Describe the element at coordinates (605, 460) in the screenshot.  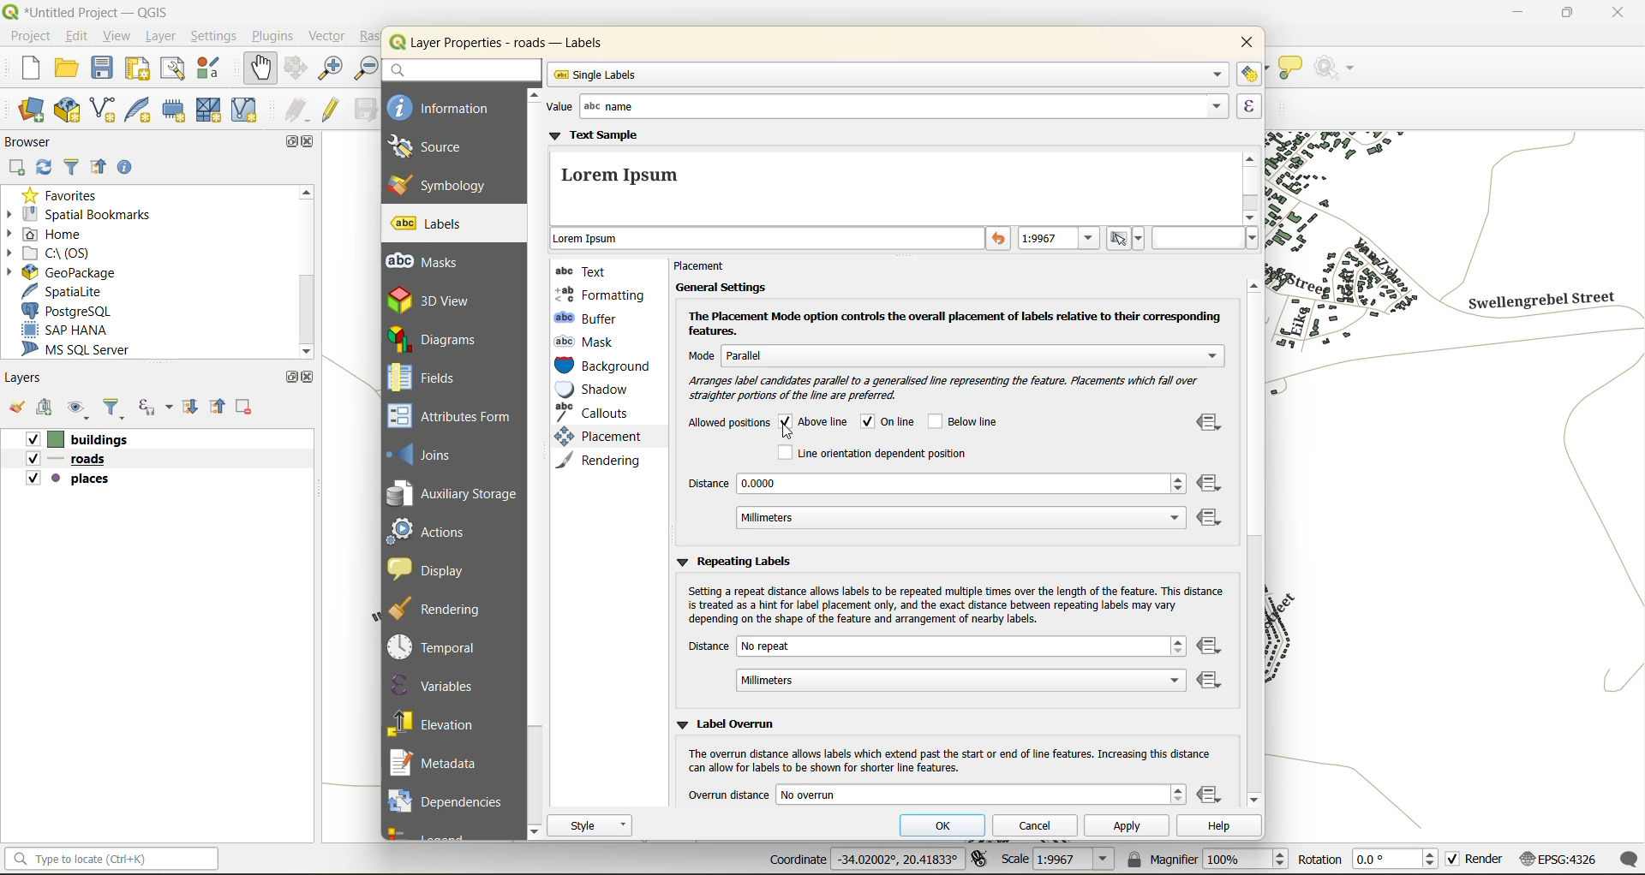
I see `rendering` at that location.